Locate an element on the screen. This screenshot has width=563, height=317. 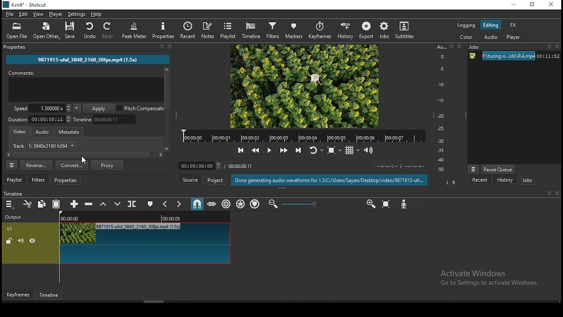
convert is located at coordinates (71, 165).